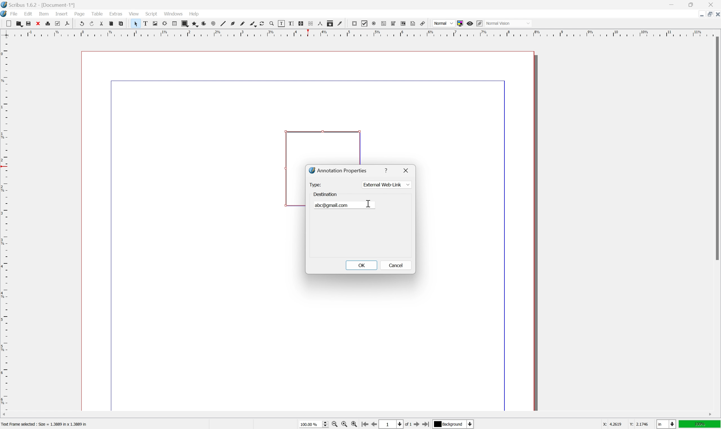 This screenshot has height=429, width=721. I want to click on shape, so click(185, 23).